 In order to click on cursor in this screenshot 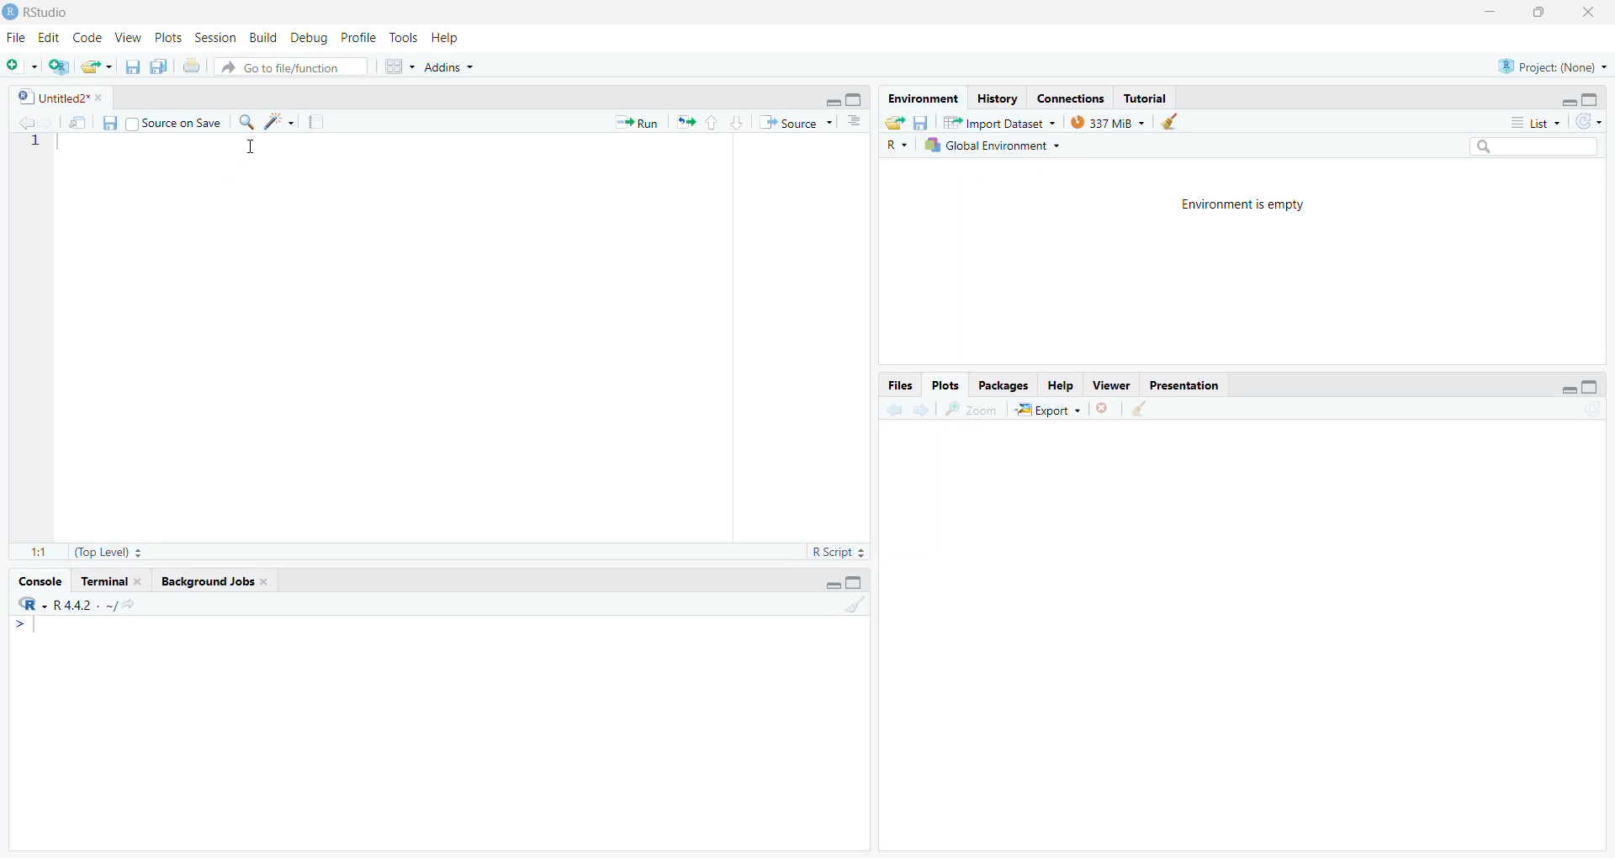, I will do `click(253, 150)`.